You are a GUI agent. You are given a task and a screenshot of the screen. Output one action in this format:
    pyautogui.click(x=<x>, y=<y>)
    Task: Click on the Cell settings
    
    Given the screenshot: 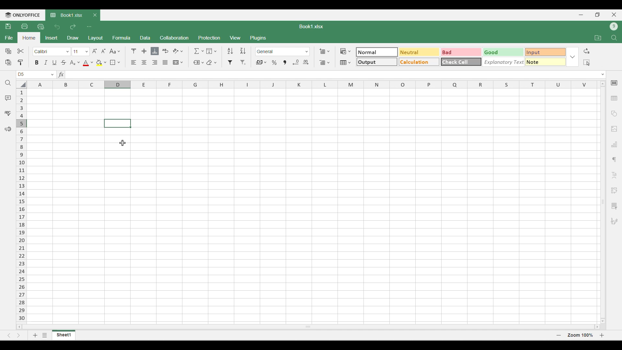 What is the action you would take?
    pyautogui.click(x=615, y=83)
    